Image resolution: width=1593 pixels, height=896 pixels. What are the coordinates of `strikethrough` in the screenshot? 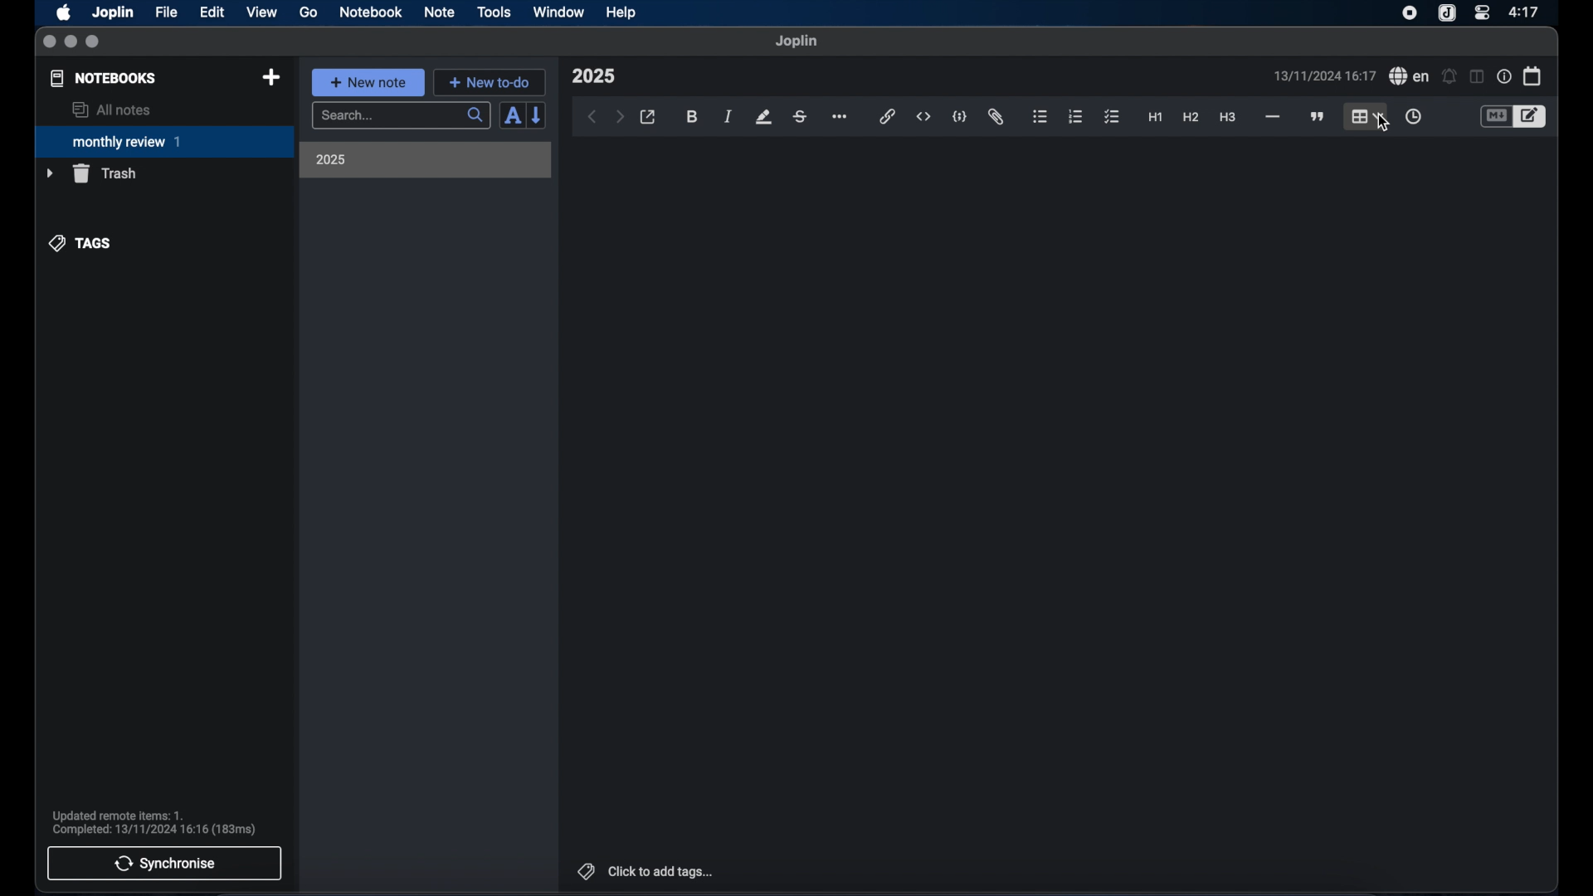 It's located at (799, 117).